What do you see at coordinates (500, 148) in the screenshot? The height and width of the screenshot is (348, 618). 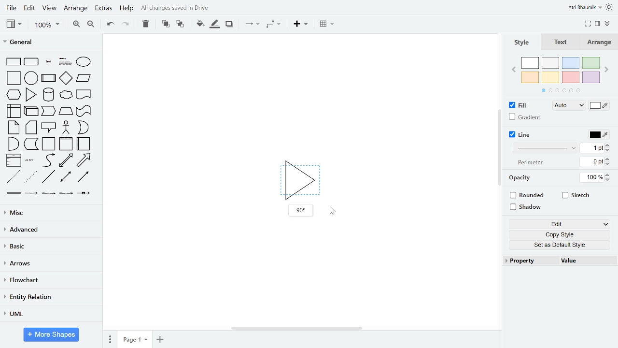 I see `vertical scrollbar` at bounding box center [500, 148].